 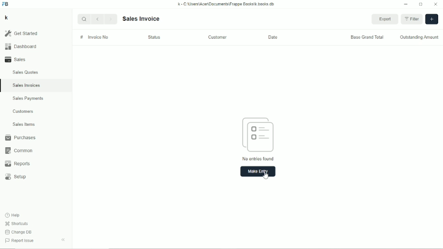 What do you see at coordinates (432, 19) in the screenshot?
I see `New entry` at bounding box center [432, 19].